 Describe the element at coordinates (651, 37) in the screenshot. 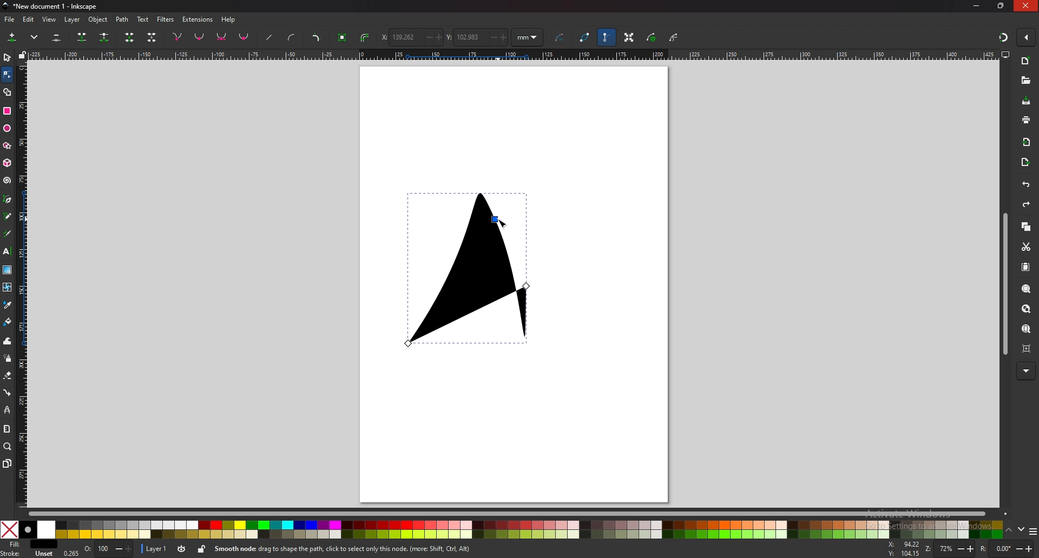

I see `show mask` at that location.